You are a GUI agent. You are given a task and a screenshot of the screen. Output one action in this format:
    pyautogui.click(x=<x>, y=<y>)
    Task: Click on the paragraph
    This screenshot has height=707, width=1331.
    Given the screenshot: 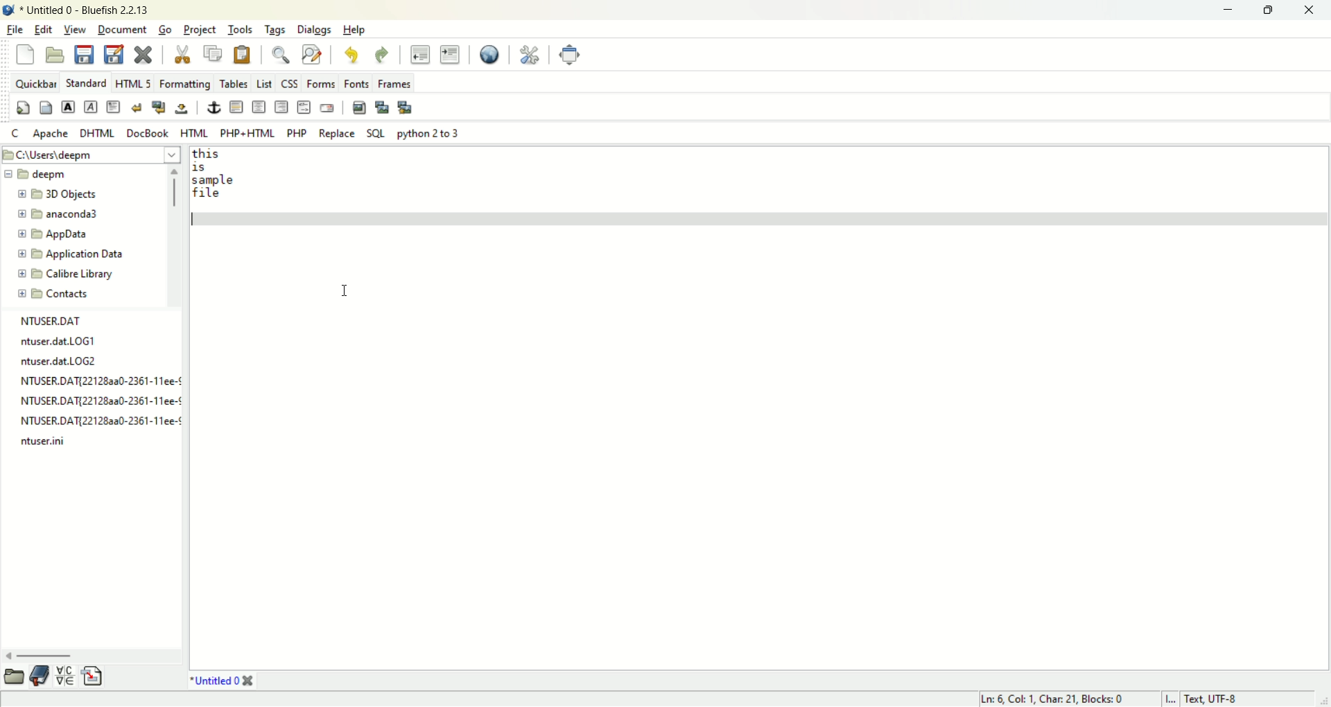 What is the action you would take?
    pyautogui.click(x=113, y=107)
    